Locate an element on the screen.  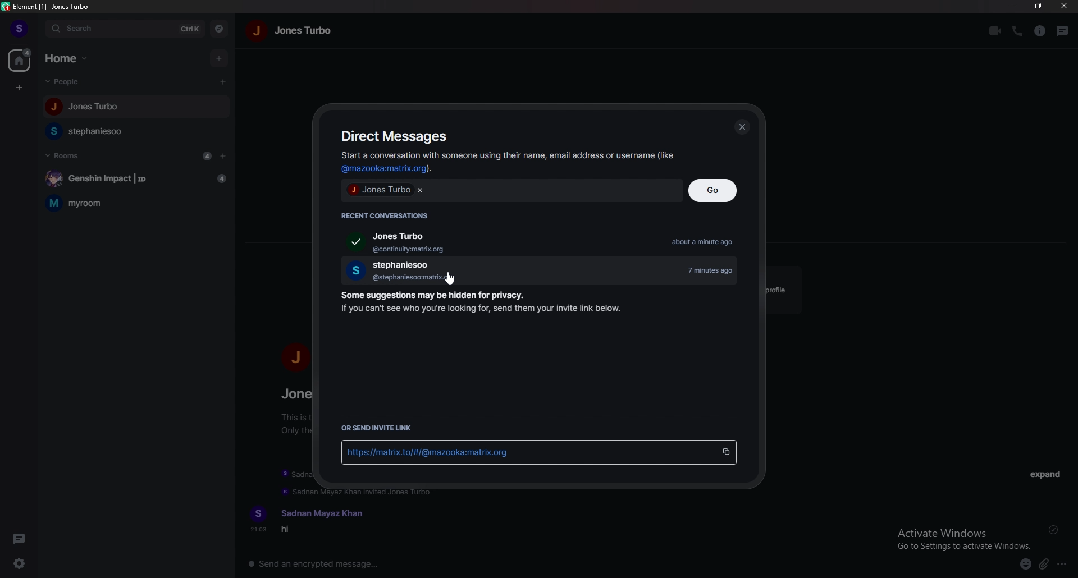
4 is located at coordinates (207, 156).